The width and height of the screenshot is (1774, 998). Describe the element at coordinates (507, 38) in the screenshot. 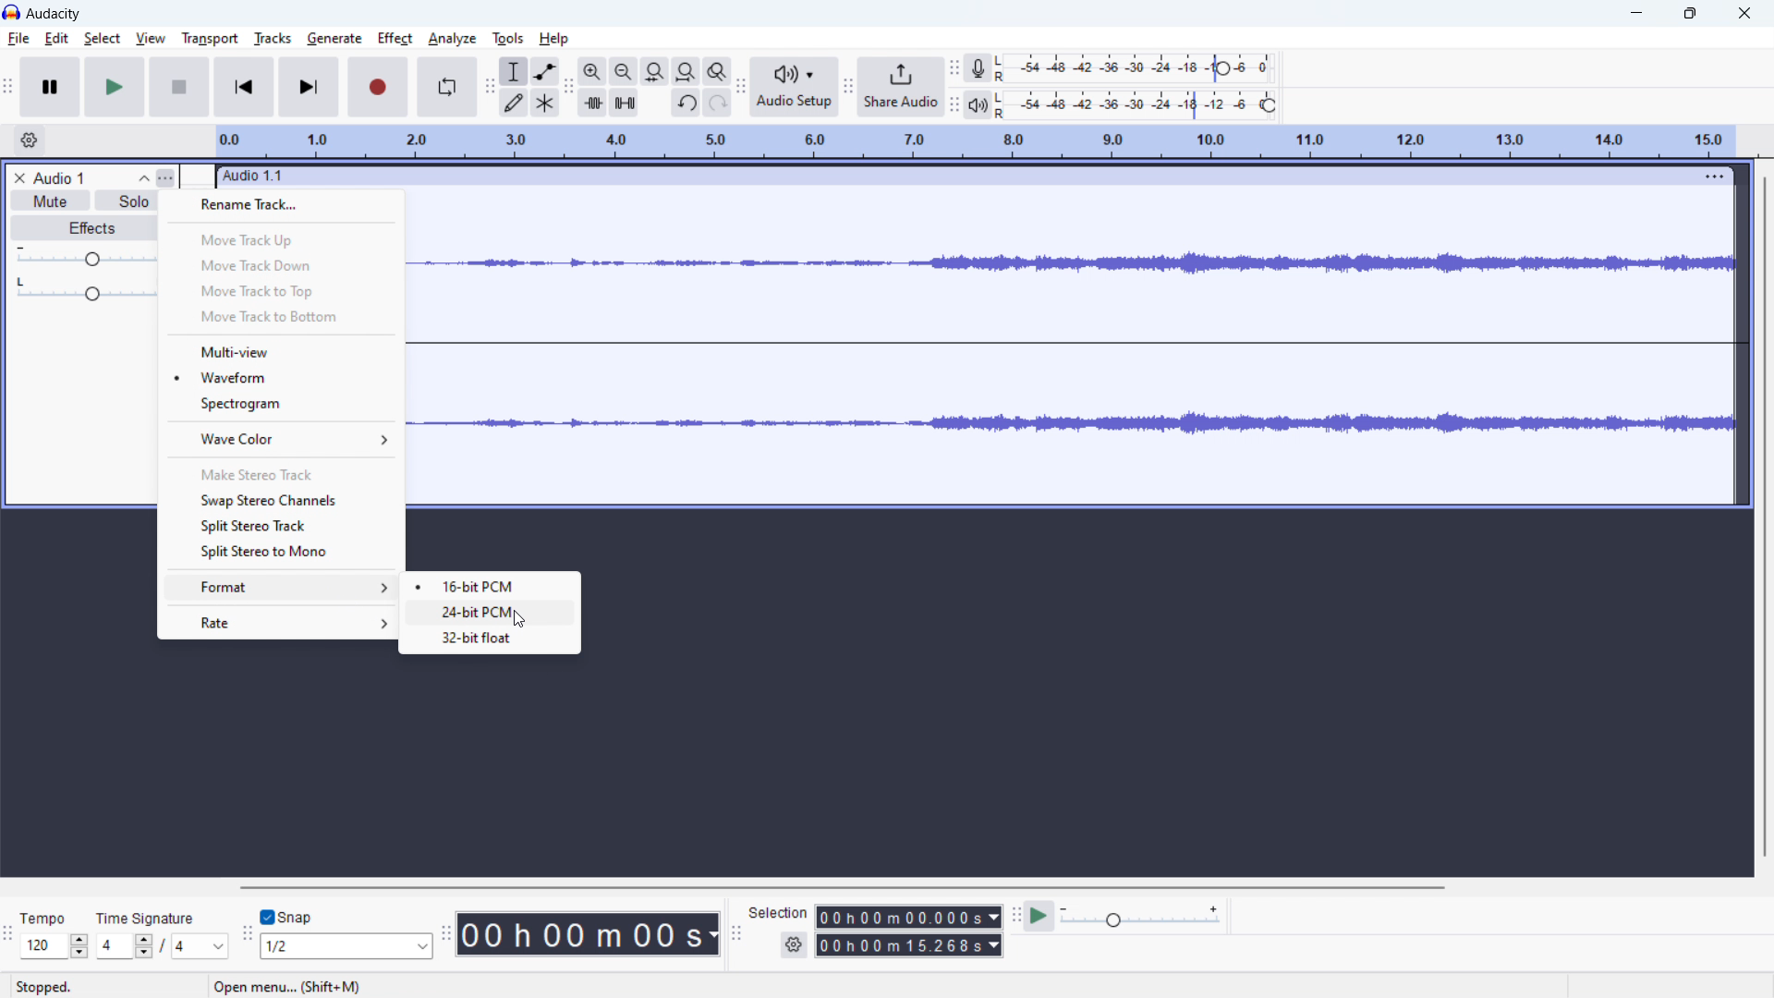

I see `tools` at that location.